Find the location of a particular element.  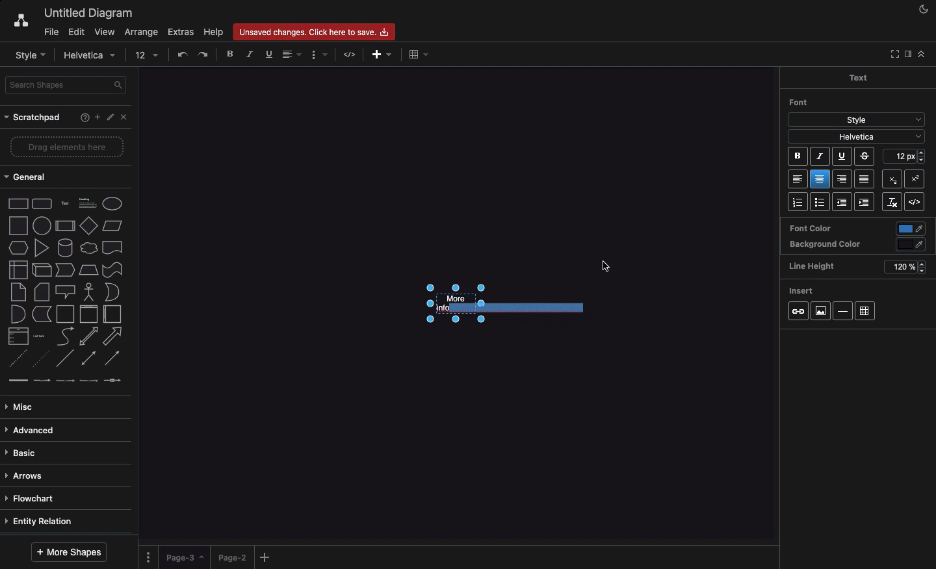

More shapes is located at coordinates (71, 551).